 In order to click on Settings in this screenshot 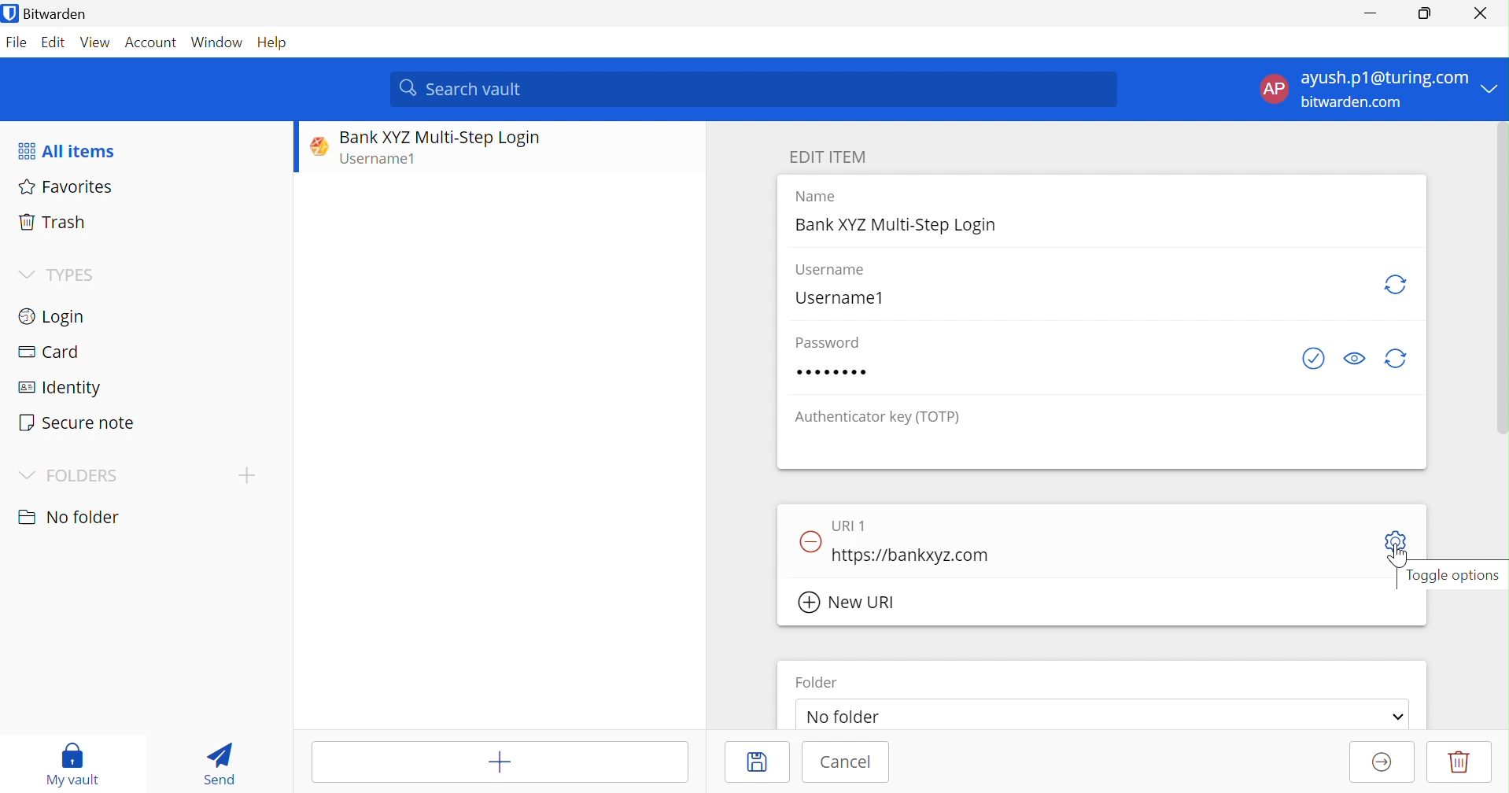, I will do `click(1396, 542)`.